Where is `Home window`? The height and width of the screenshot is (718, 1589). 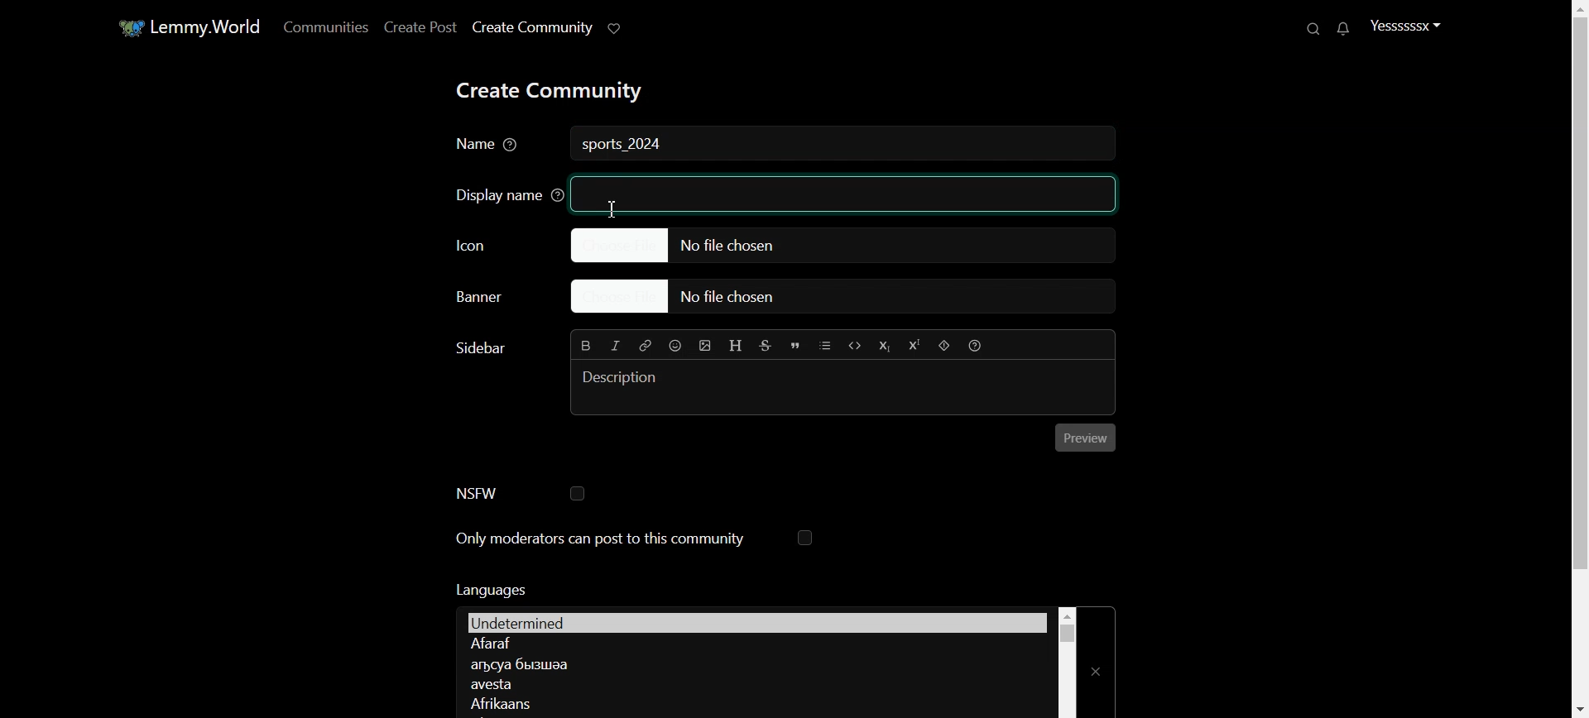 Home window is located at coordinates (187, 26).